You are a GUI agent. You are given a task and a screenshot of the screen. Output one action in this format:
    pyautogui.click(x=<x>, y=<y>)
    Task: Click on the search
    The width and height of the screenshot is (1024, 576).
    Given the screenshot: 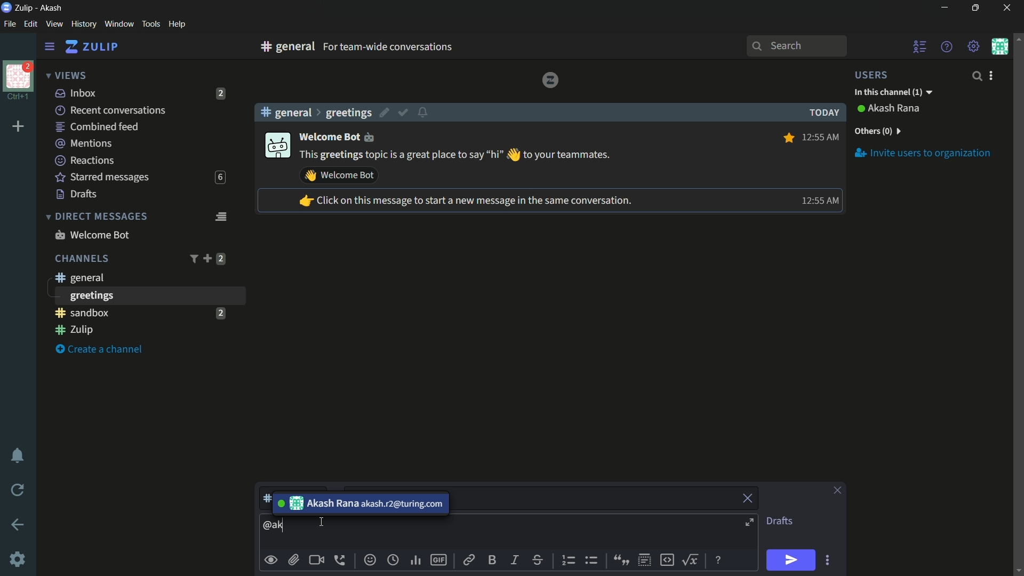 What is the action you would take?
    pyautogui.click(x=976, y=76)
    